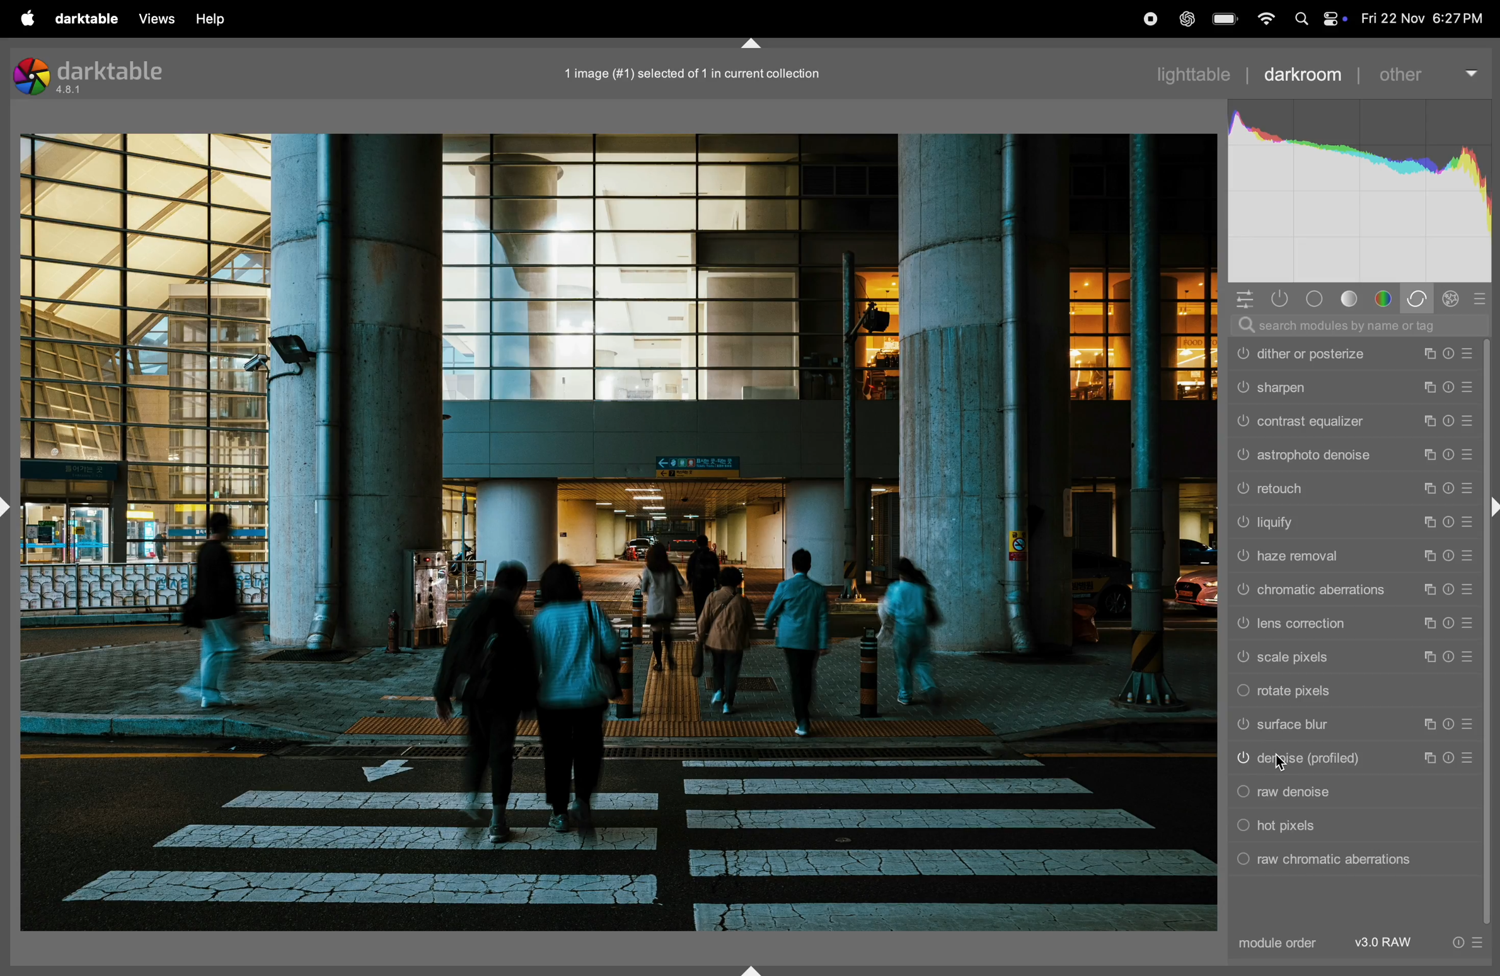  Describe the element at coordinates (1307, 76) in the screenshot. I see `darkroom` at that location.